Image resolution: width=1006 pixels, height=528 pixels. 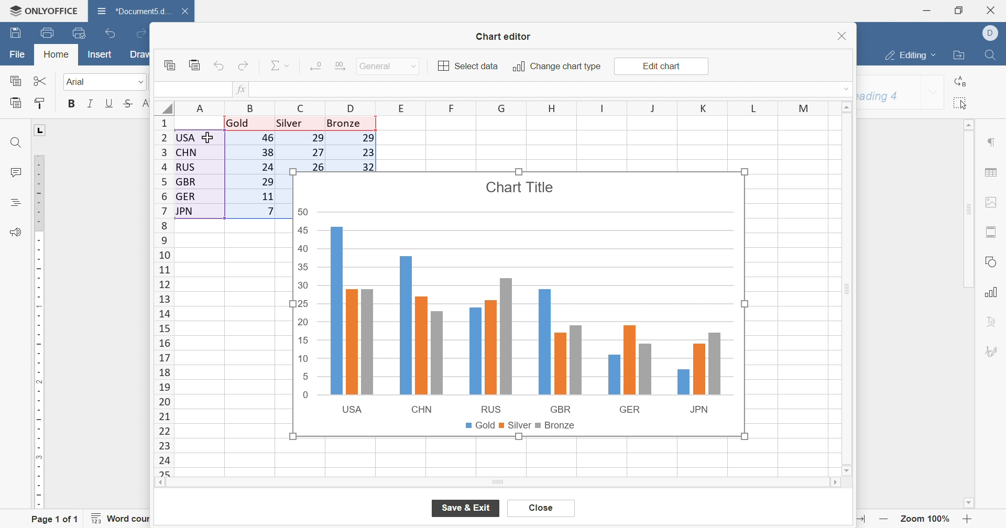 What do you see at coordinates (210, 138) in the screenshot?
I see `cursor` at bounding box center [210, 138].